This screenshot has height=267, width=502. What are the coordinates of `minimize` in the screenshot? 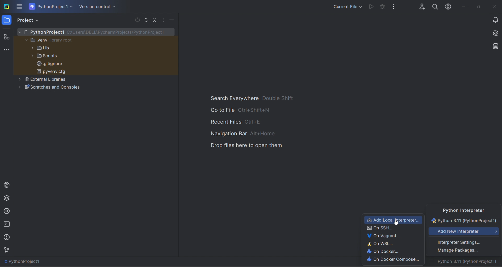 It's located at (463, 6).